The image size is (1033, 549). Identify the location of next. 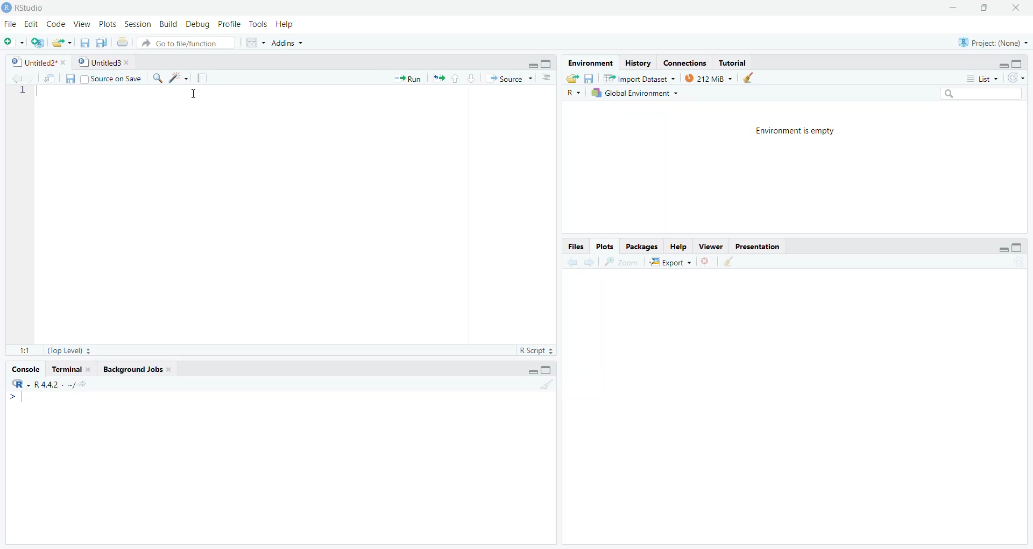
(590, 262).